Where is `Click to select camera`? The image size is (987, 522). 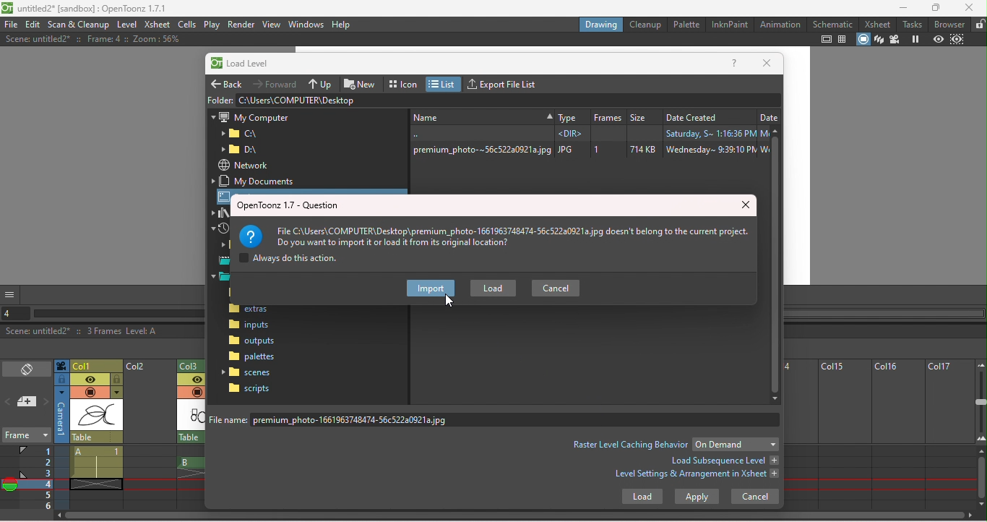
Click to select camera is located at coordinates (62, 415).